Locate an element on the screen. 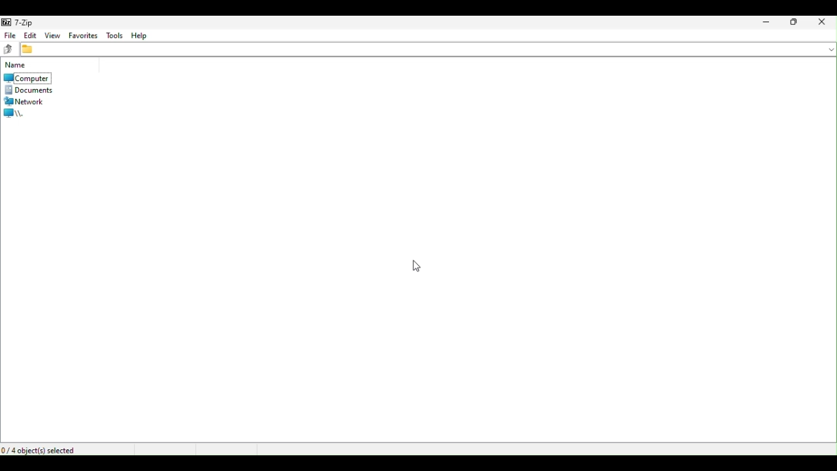 The height and width of the screenshot is (471, 837). Edit is located at coordinates (31, 35).